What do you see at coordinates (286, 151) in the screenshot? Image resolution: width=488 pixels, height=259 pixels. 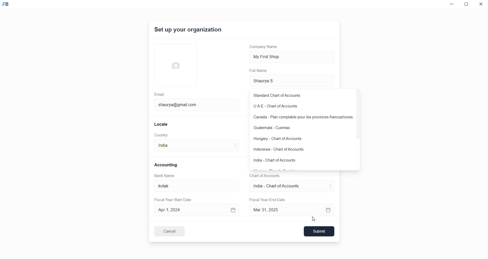 I see `Indonesia - Chart of Accounts` at bounding box center [286, 151].